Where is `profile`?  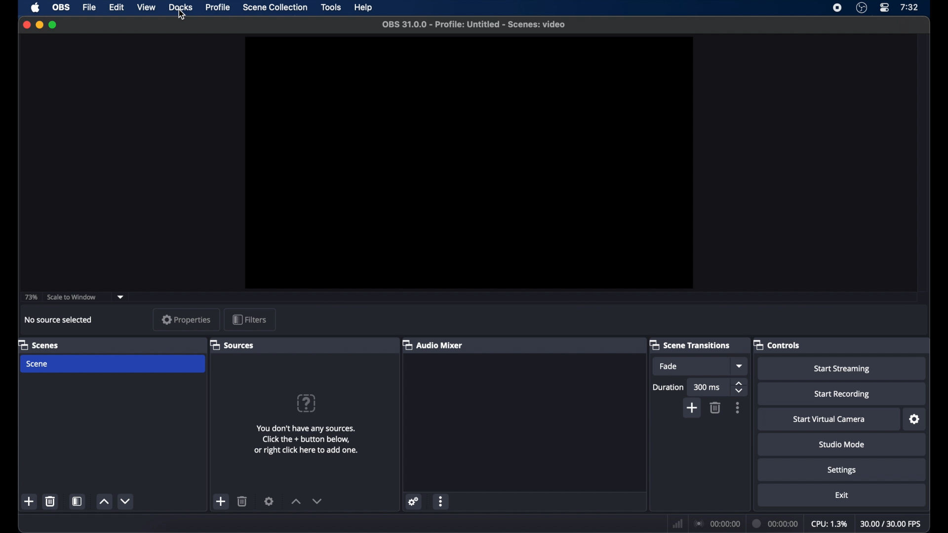 profile is located at coordinates (218, 6).